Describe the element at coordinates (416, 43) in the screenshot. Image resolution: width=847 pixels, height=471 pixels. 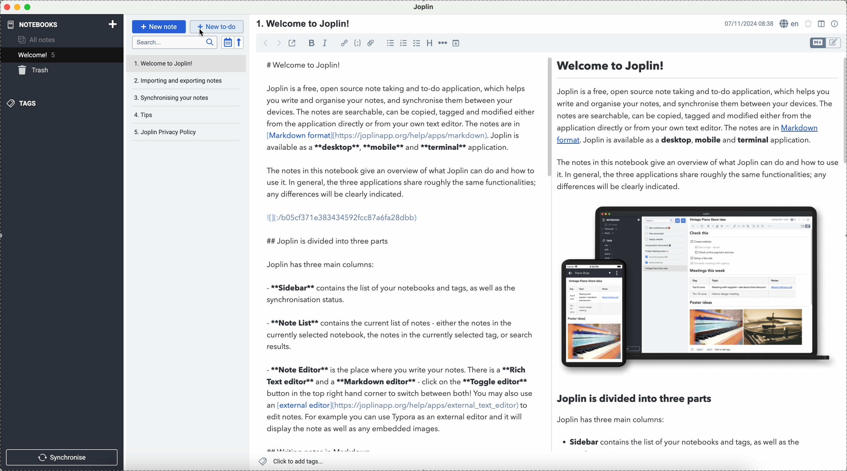
I see `checkbox` at that location.